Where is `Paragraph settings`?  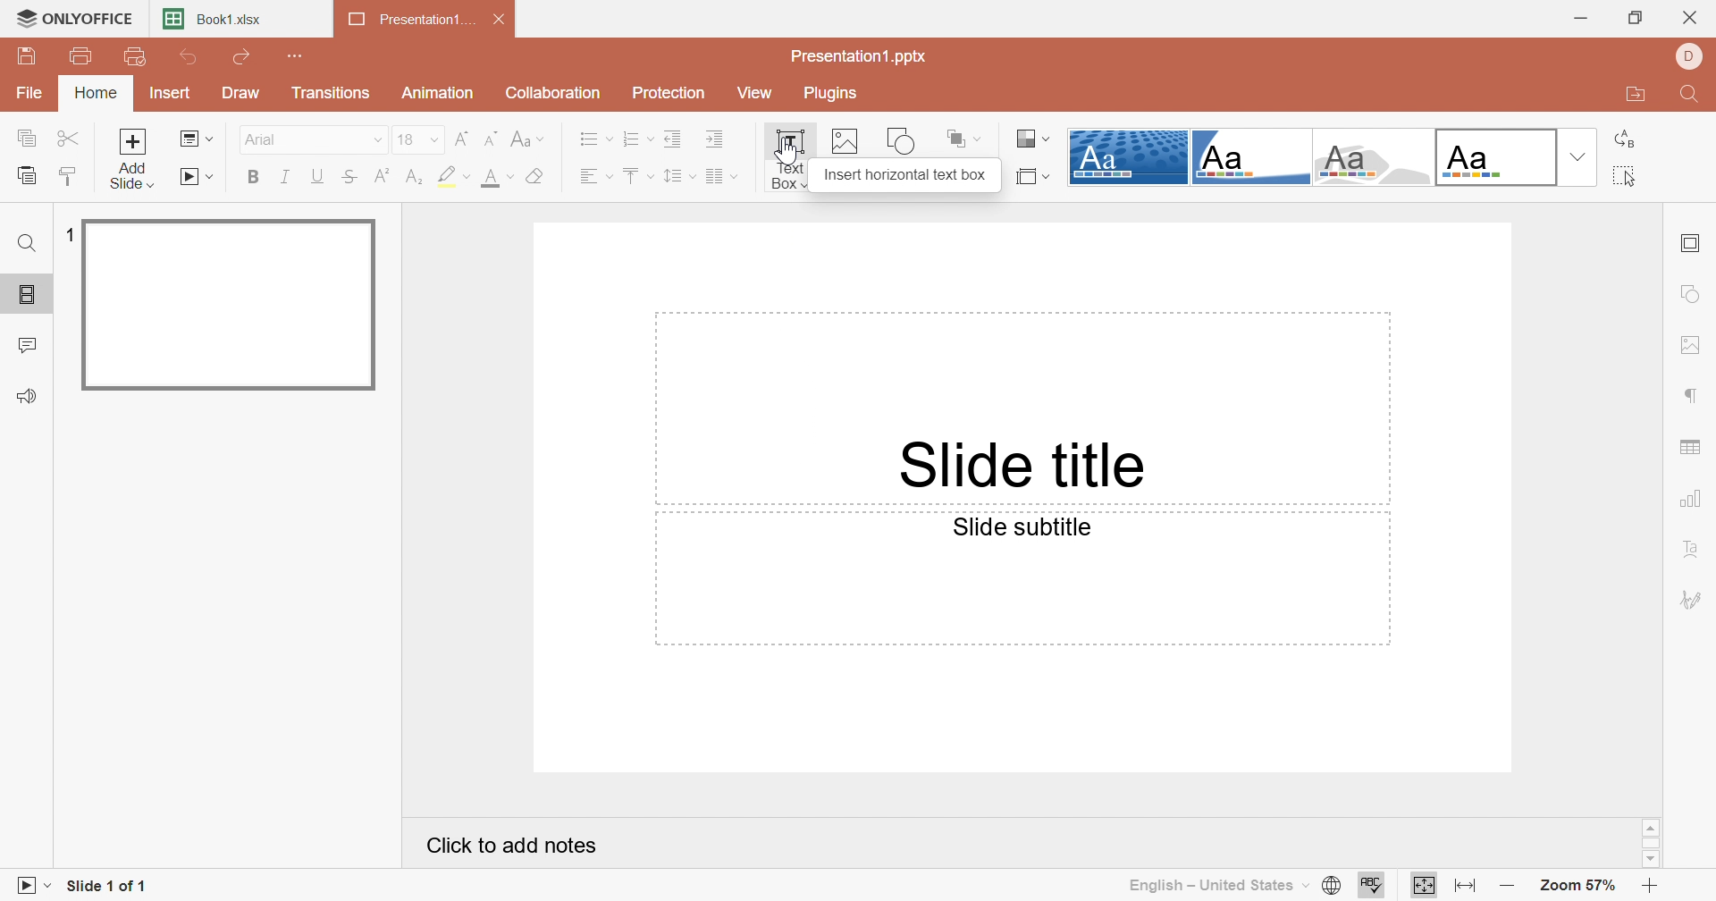
Paragraph settings is located at coordinates (1695, 395).